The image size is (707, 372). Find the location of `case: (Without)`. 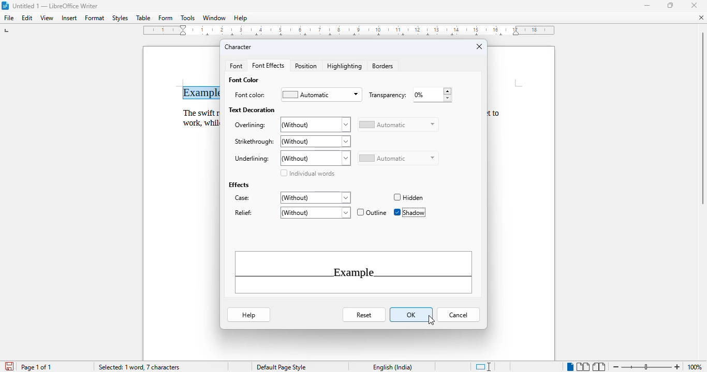

case: (Without) is located at coordinates (291, 198).